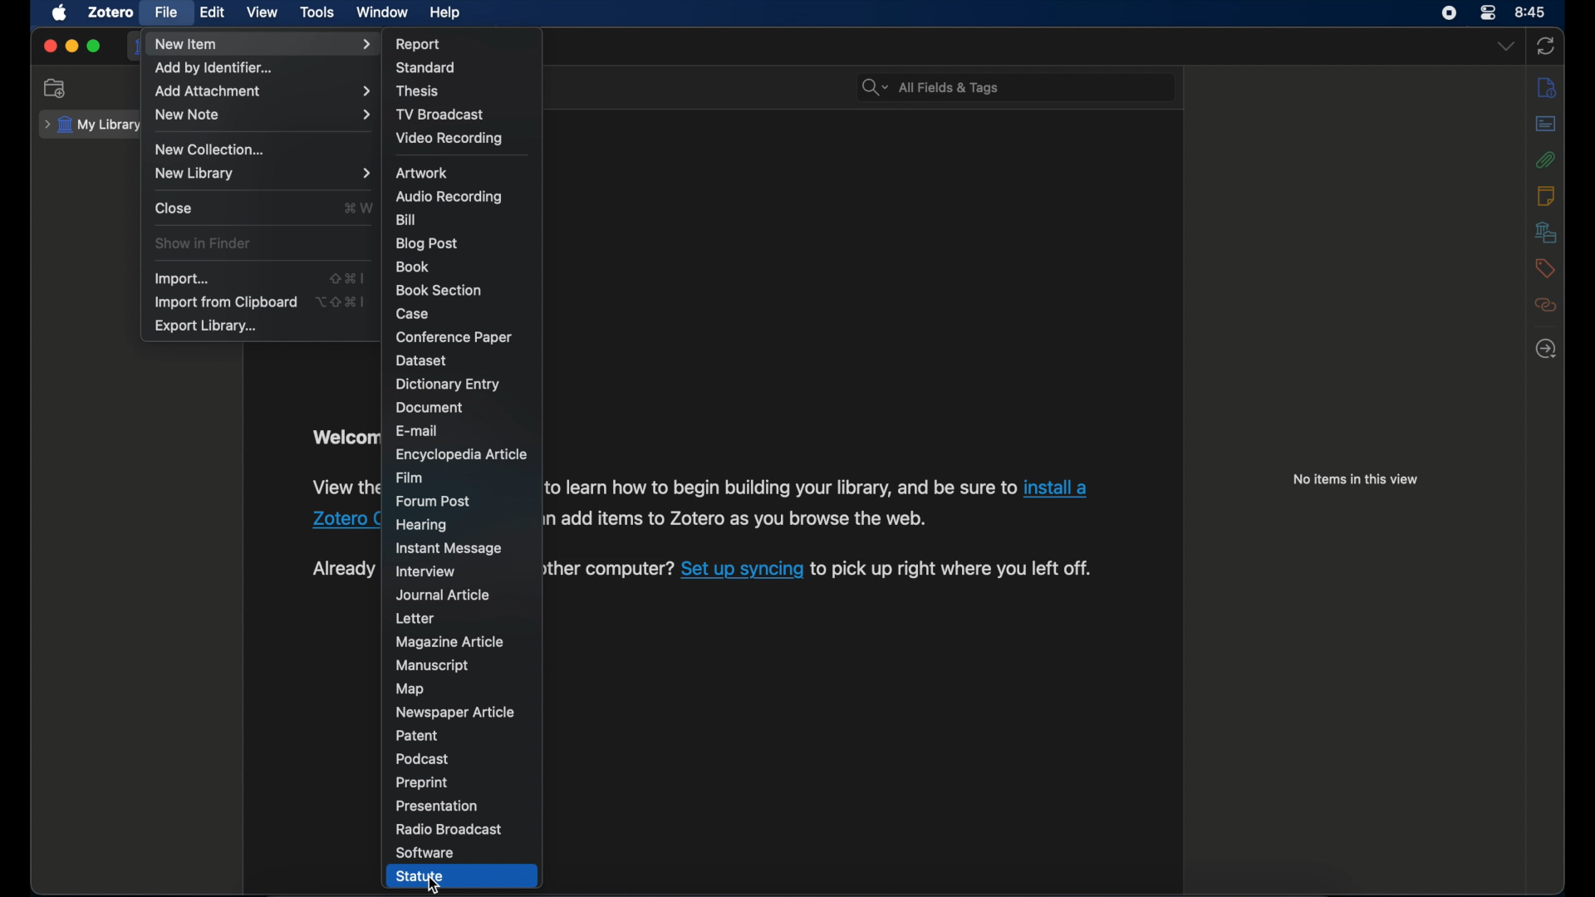 This screenshot has height=897, width=1595. What do you see at coordinates (210, 13) in the screenshot?
I see `edit` at bounding box center [210, 13].